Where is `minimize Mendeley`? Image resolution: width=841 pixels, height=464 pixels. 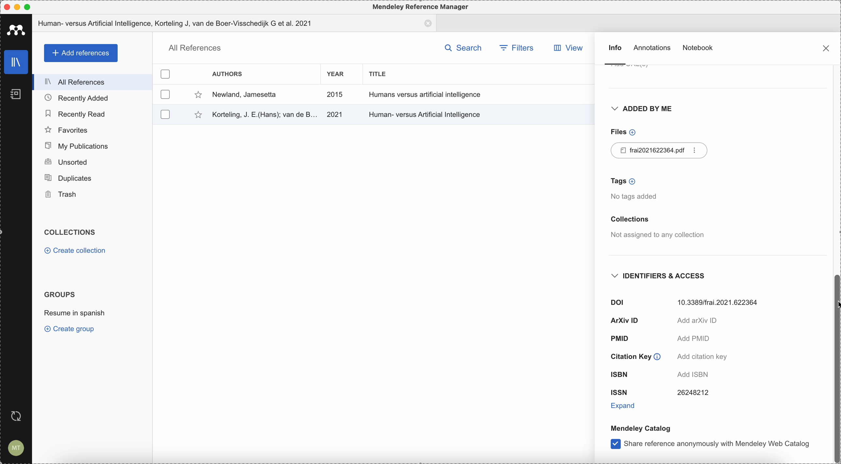 minimize Mendeley is located at coordinates (19, 7).